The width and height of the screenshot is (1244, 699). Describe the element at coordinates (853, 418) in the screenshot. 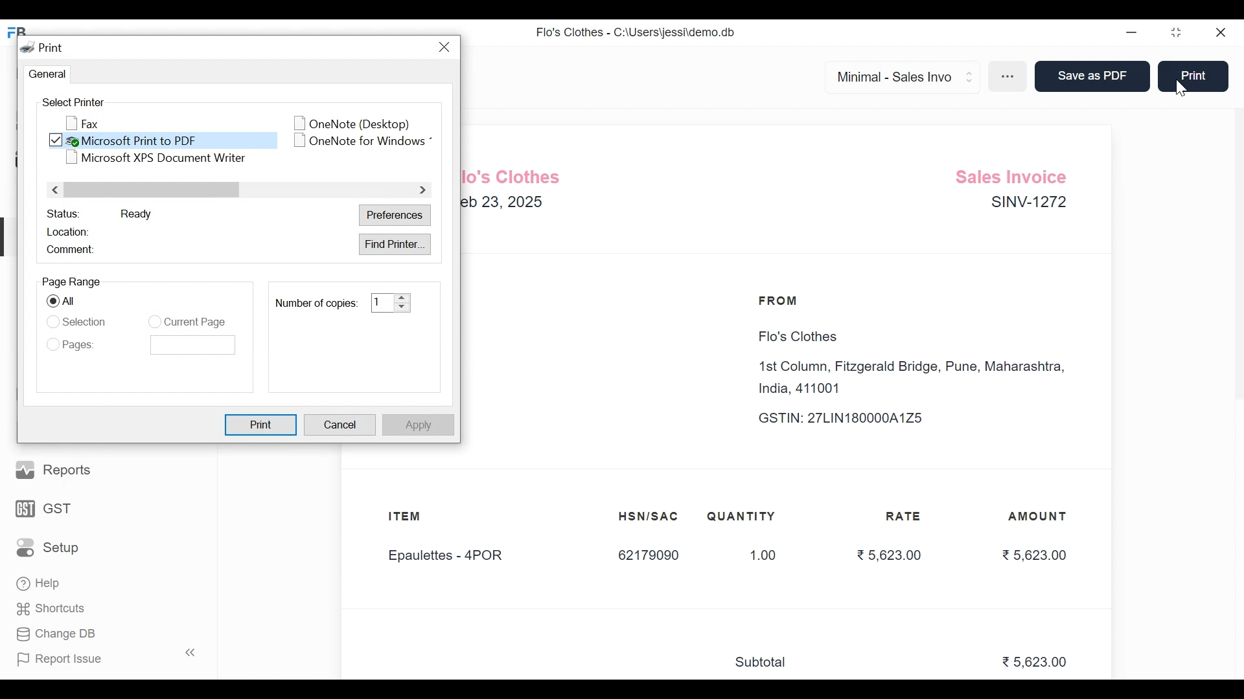

I see `GSTIN: 27LIN180000A1Z5` at that location.